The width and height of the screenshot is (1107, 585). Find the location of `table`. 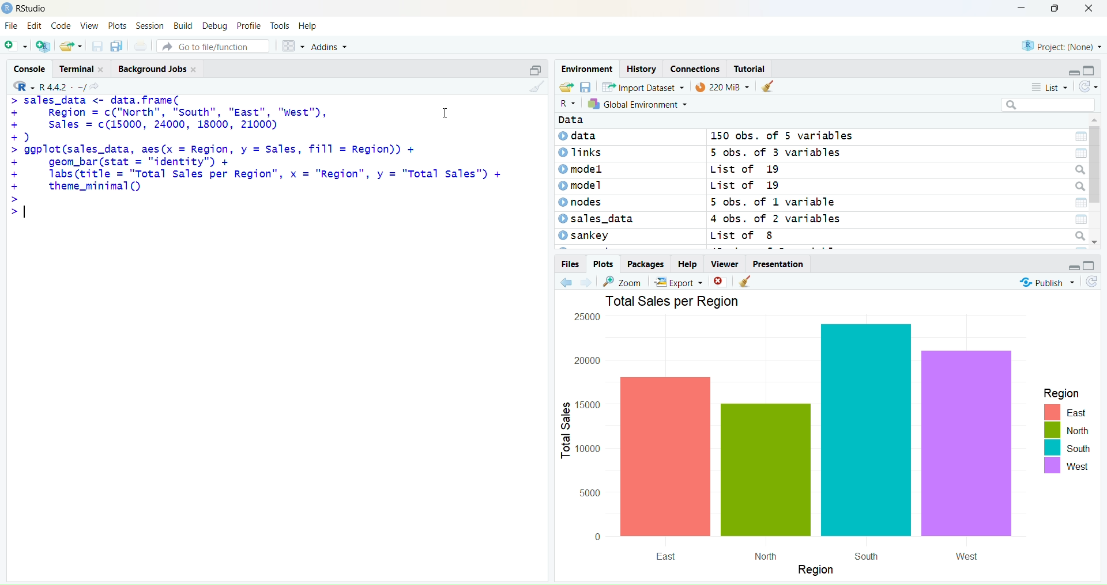

table is located at coordinates (1075, 203).